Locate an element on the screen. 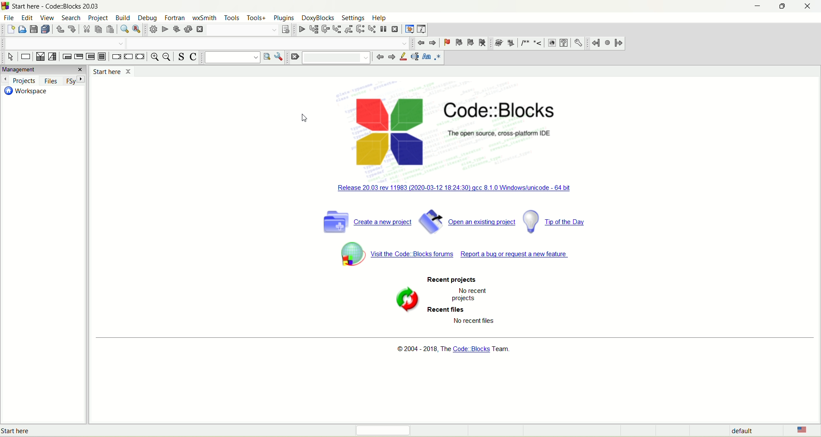 The height and width of the screenshot is (437, 821). view is located at coordinates (47, 18).